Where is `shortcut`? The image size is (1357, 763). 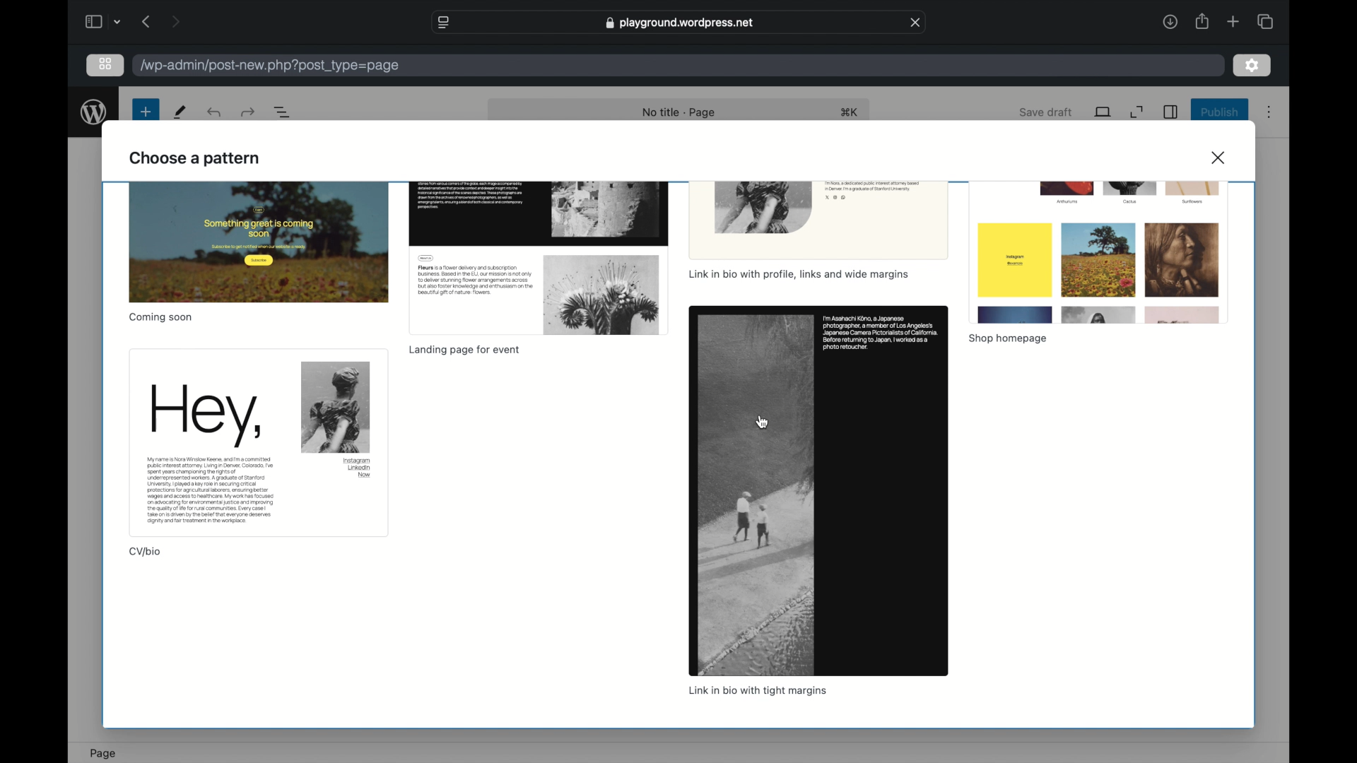 shortcut is located at coordinates (852, 113).